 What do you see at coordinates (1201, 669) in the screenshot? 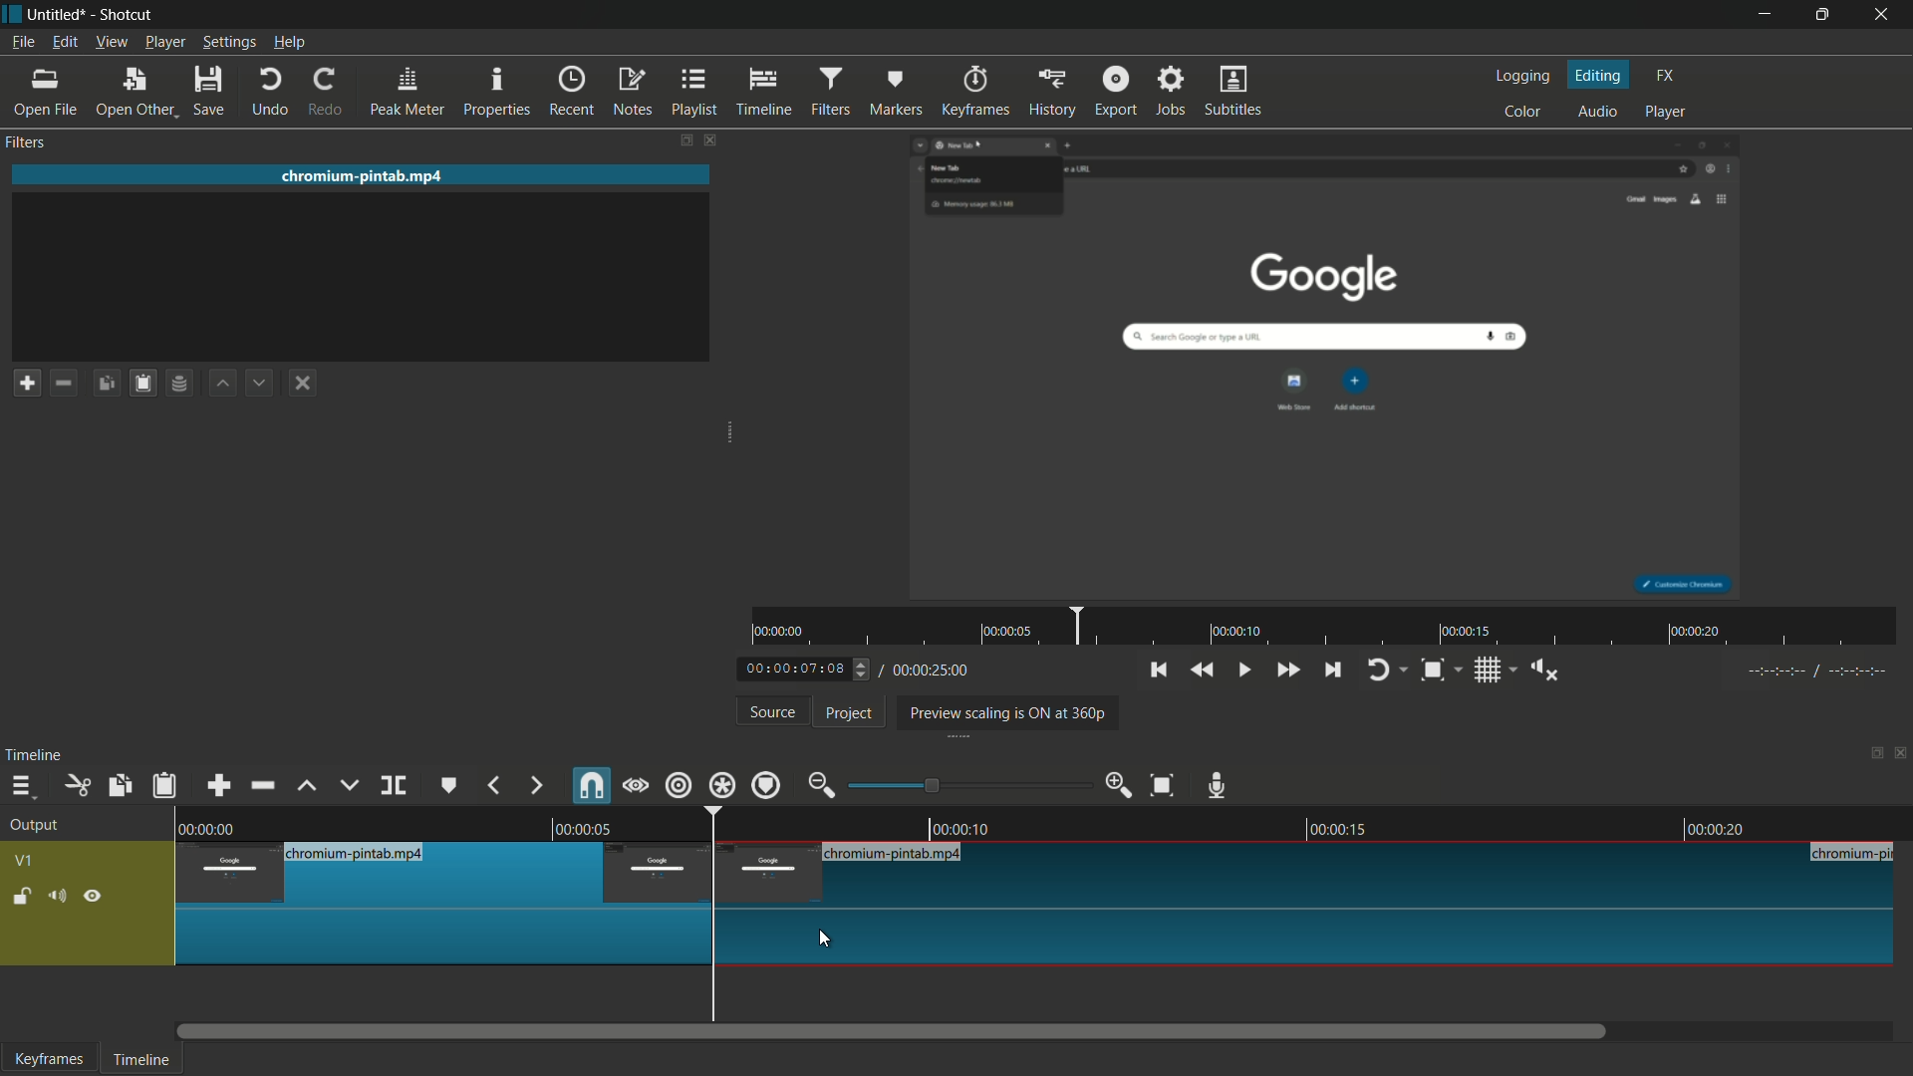
I see `quickly play backward` at bounding box center [1201, 669].